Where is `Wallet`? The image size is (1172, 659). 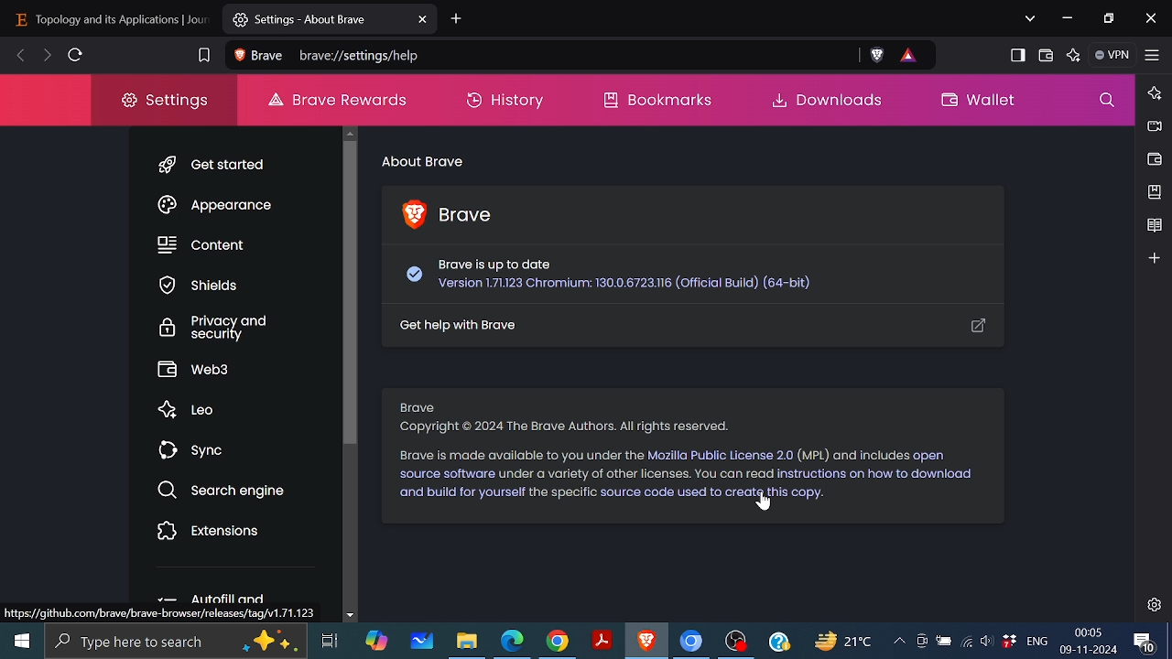
Wallet is located at coordinates (1049, 55).